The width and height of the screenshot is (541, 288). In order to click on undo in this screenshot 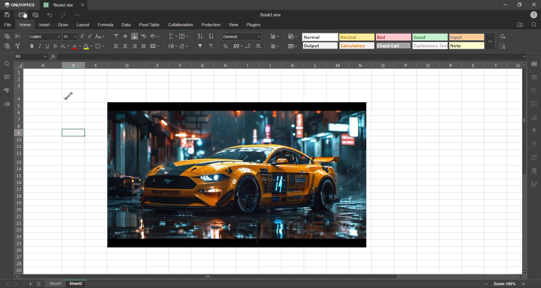, I will do `click(50, 16)`.